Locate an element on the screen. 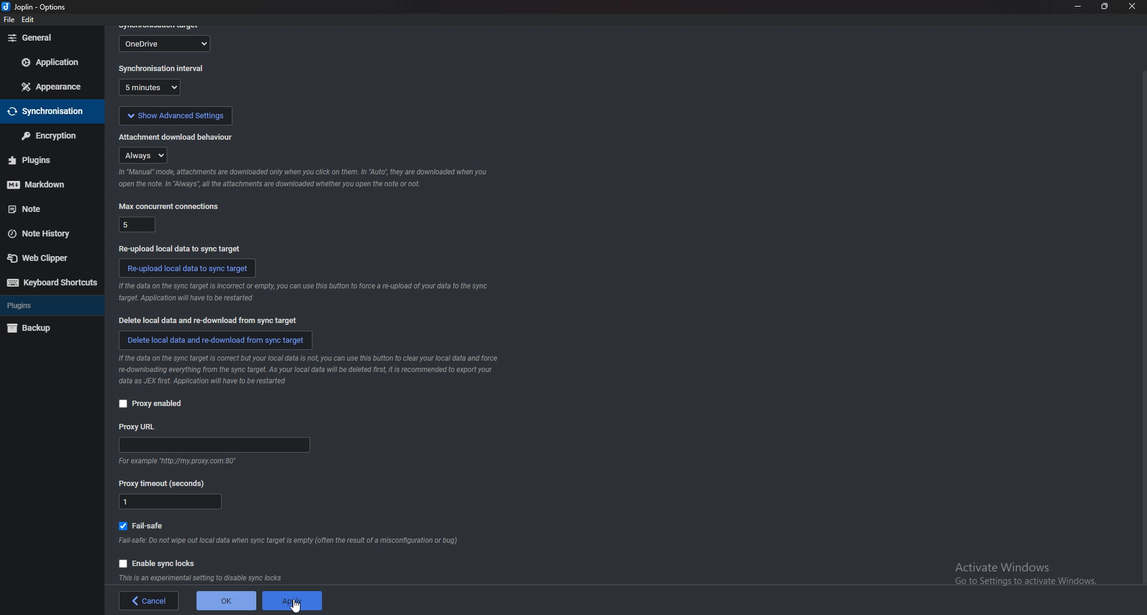 The height and width of the screenshot is (615, 1147). max concurrent connections is located at coordinates (168, 206).